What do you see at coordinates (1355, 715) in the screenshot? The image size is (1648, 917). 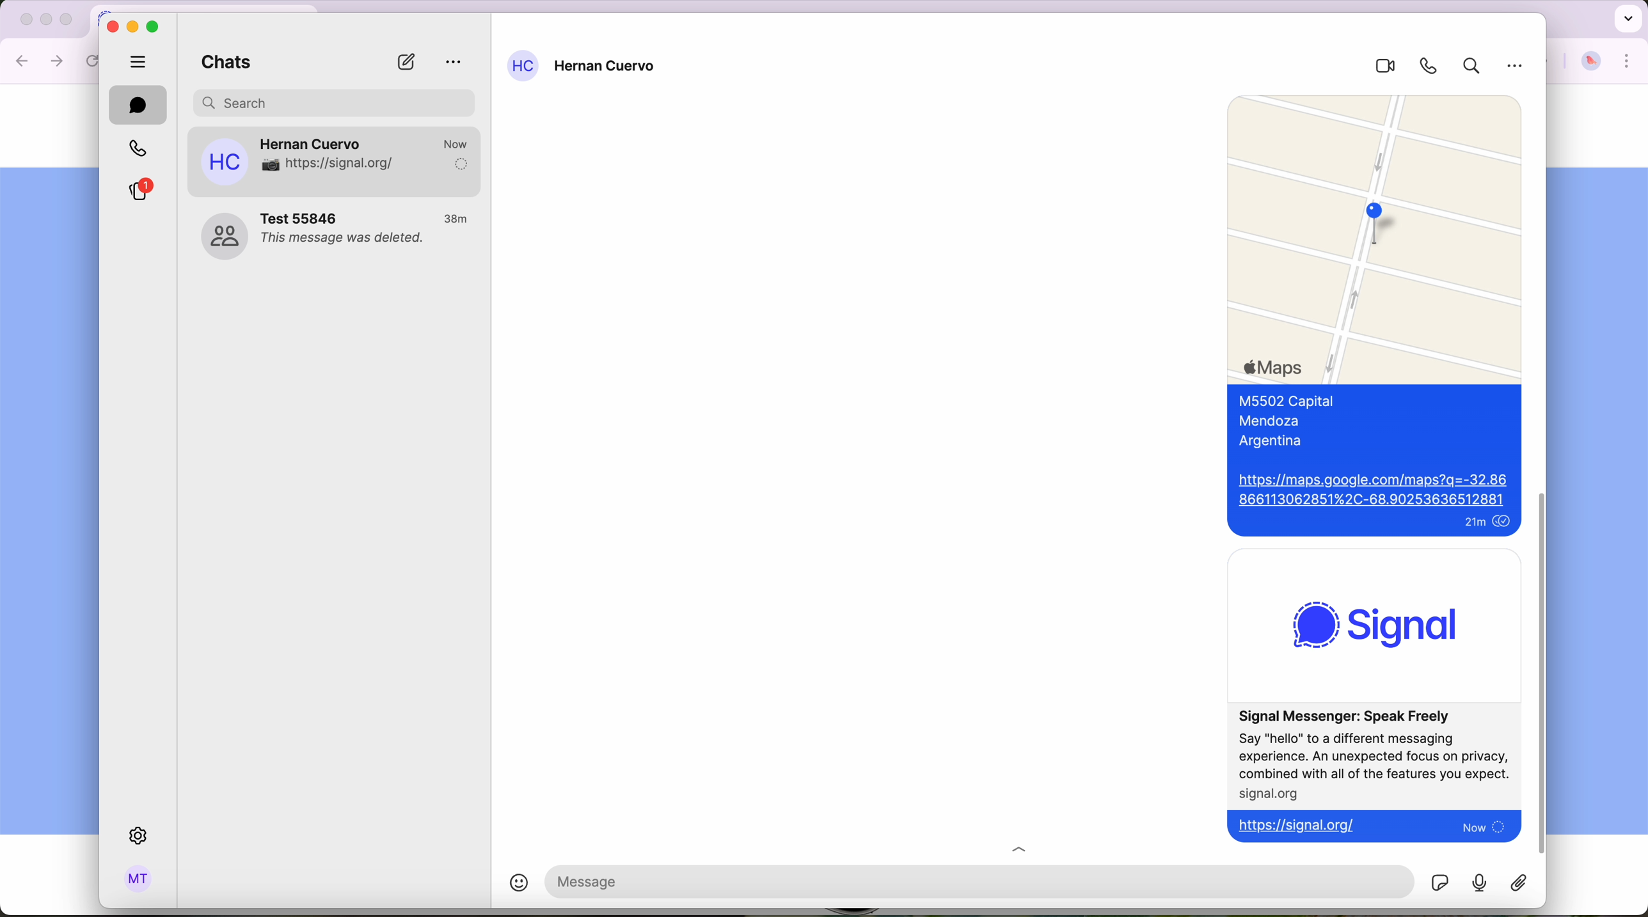 I see `Signal Messenger: Speak Freely` at bounding box center [1355, 715].